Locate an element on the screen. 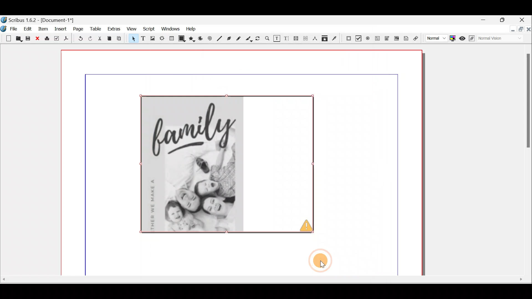  Arc is located at coordinates (201, 39).